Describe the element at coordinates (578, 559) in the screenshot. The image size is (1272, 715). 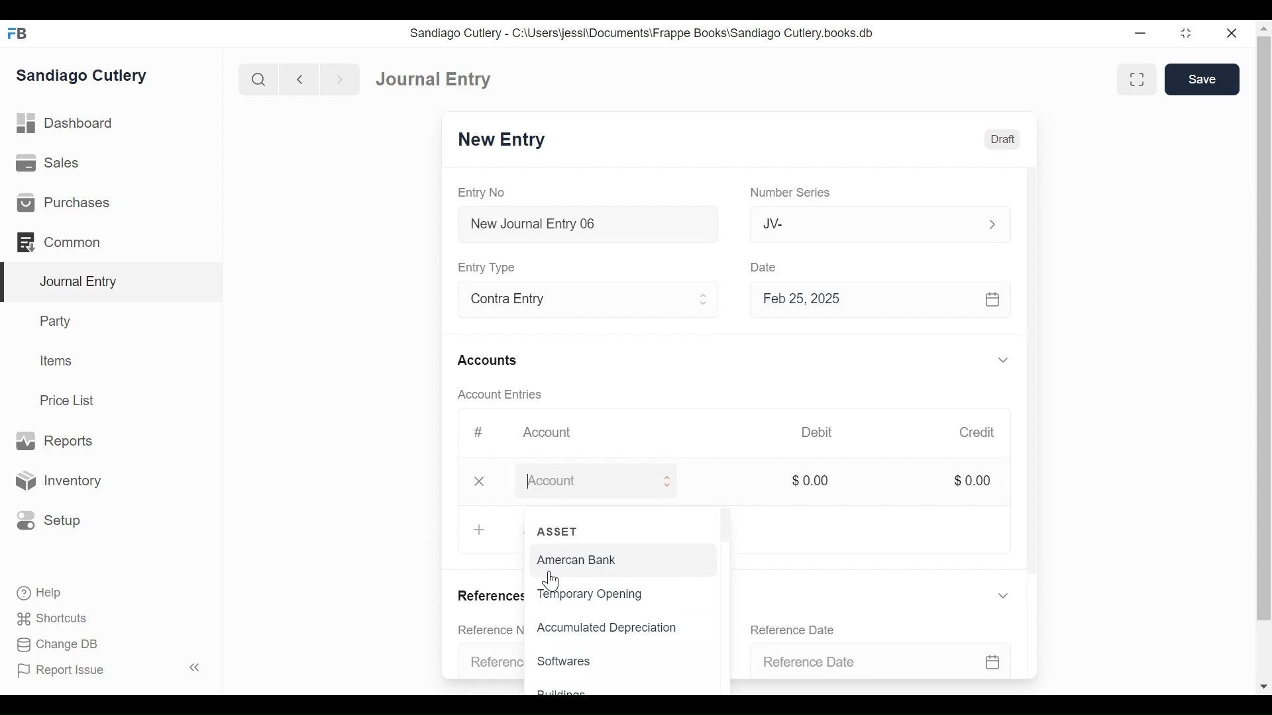
I see `Amercan Bank` at that location.